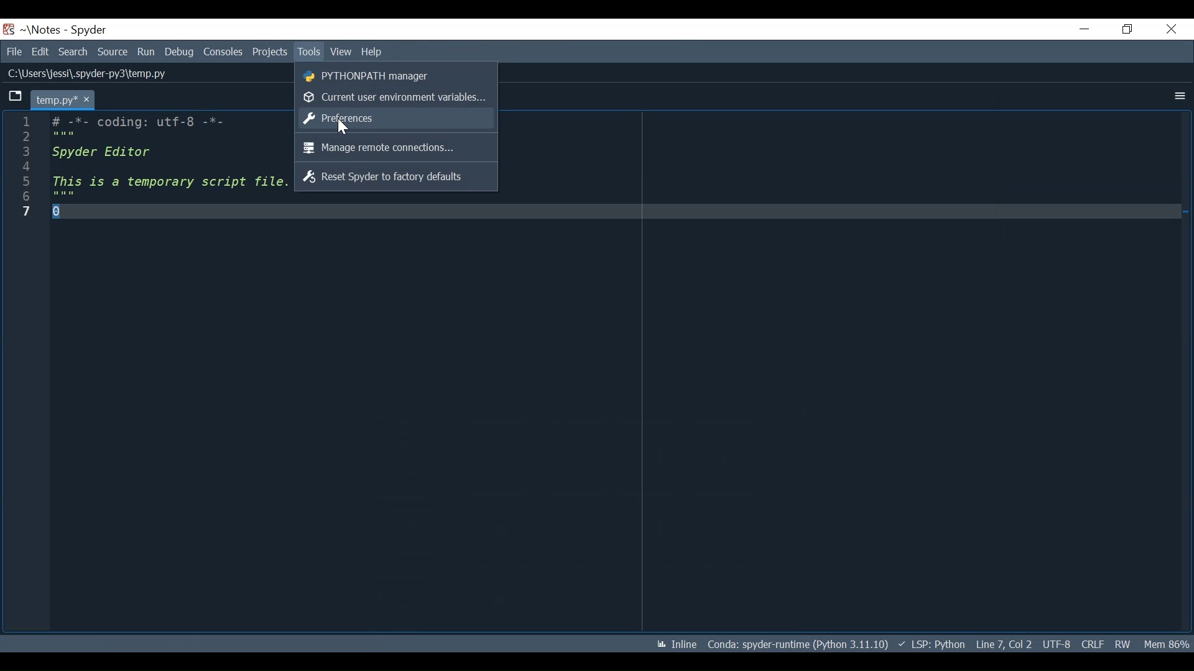  What do you see at coordinates (342, 50) in the screenshot?
I see `View` at bounding box center [342, 50].